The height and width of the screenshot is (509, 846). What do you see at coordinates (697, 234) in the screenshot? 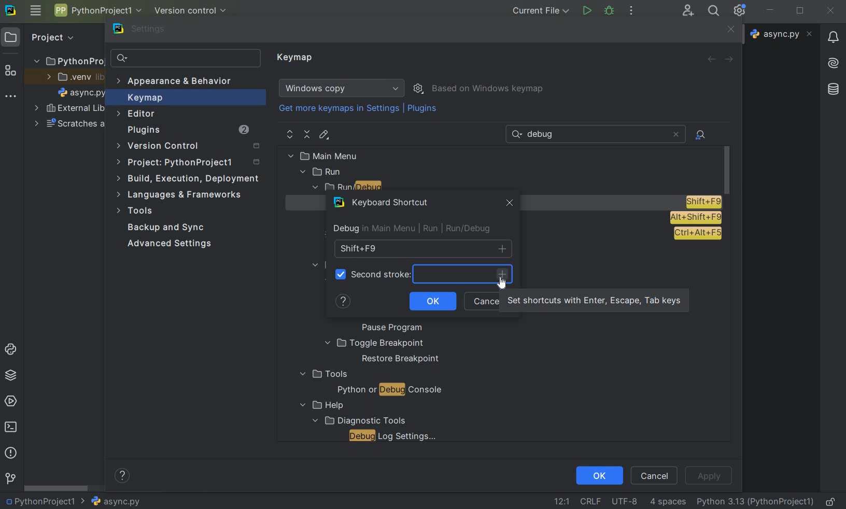
I see `Ctrl+Alt+F5` at bounding box center [697, 234].